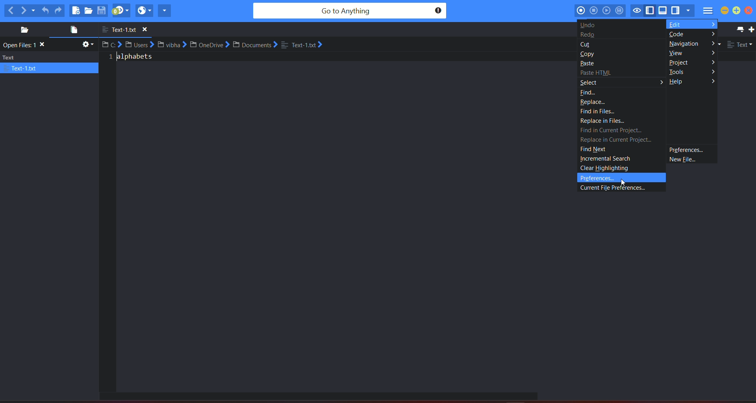  What do you see at coordinates (595, 102) in the screenshot?
I see `replace` at bounding box center [595, 102].